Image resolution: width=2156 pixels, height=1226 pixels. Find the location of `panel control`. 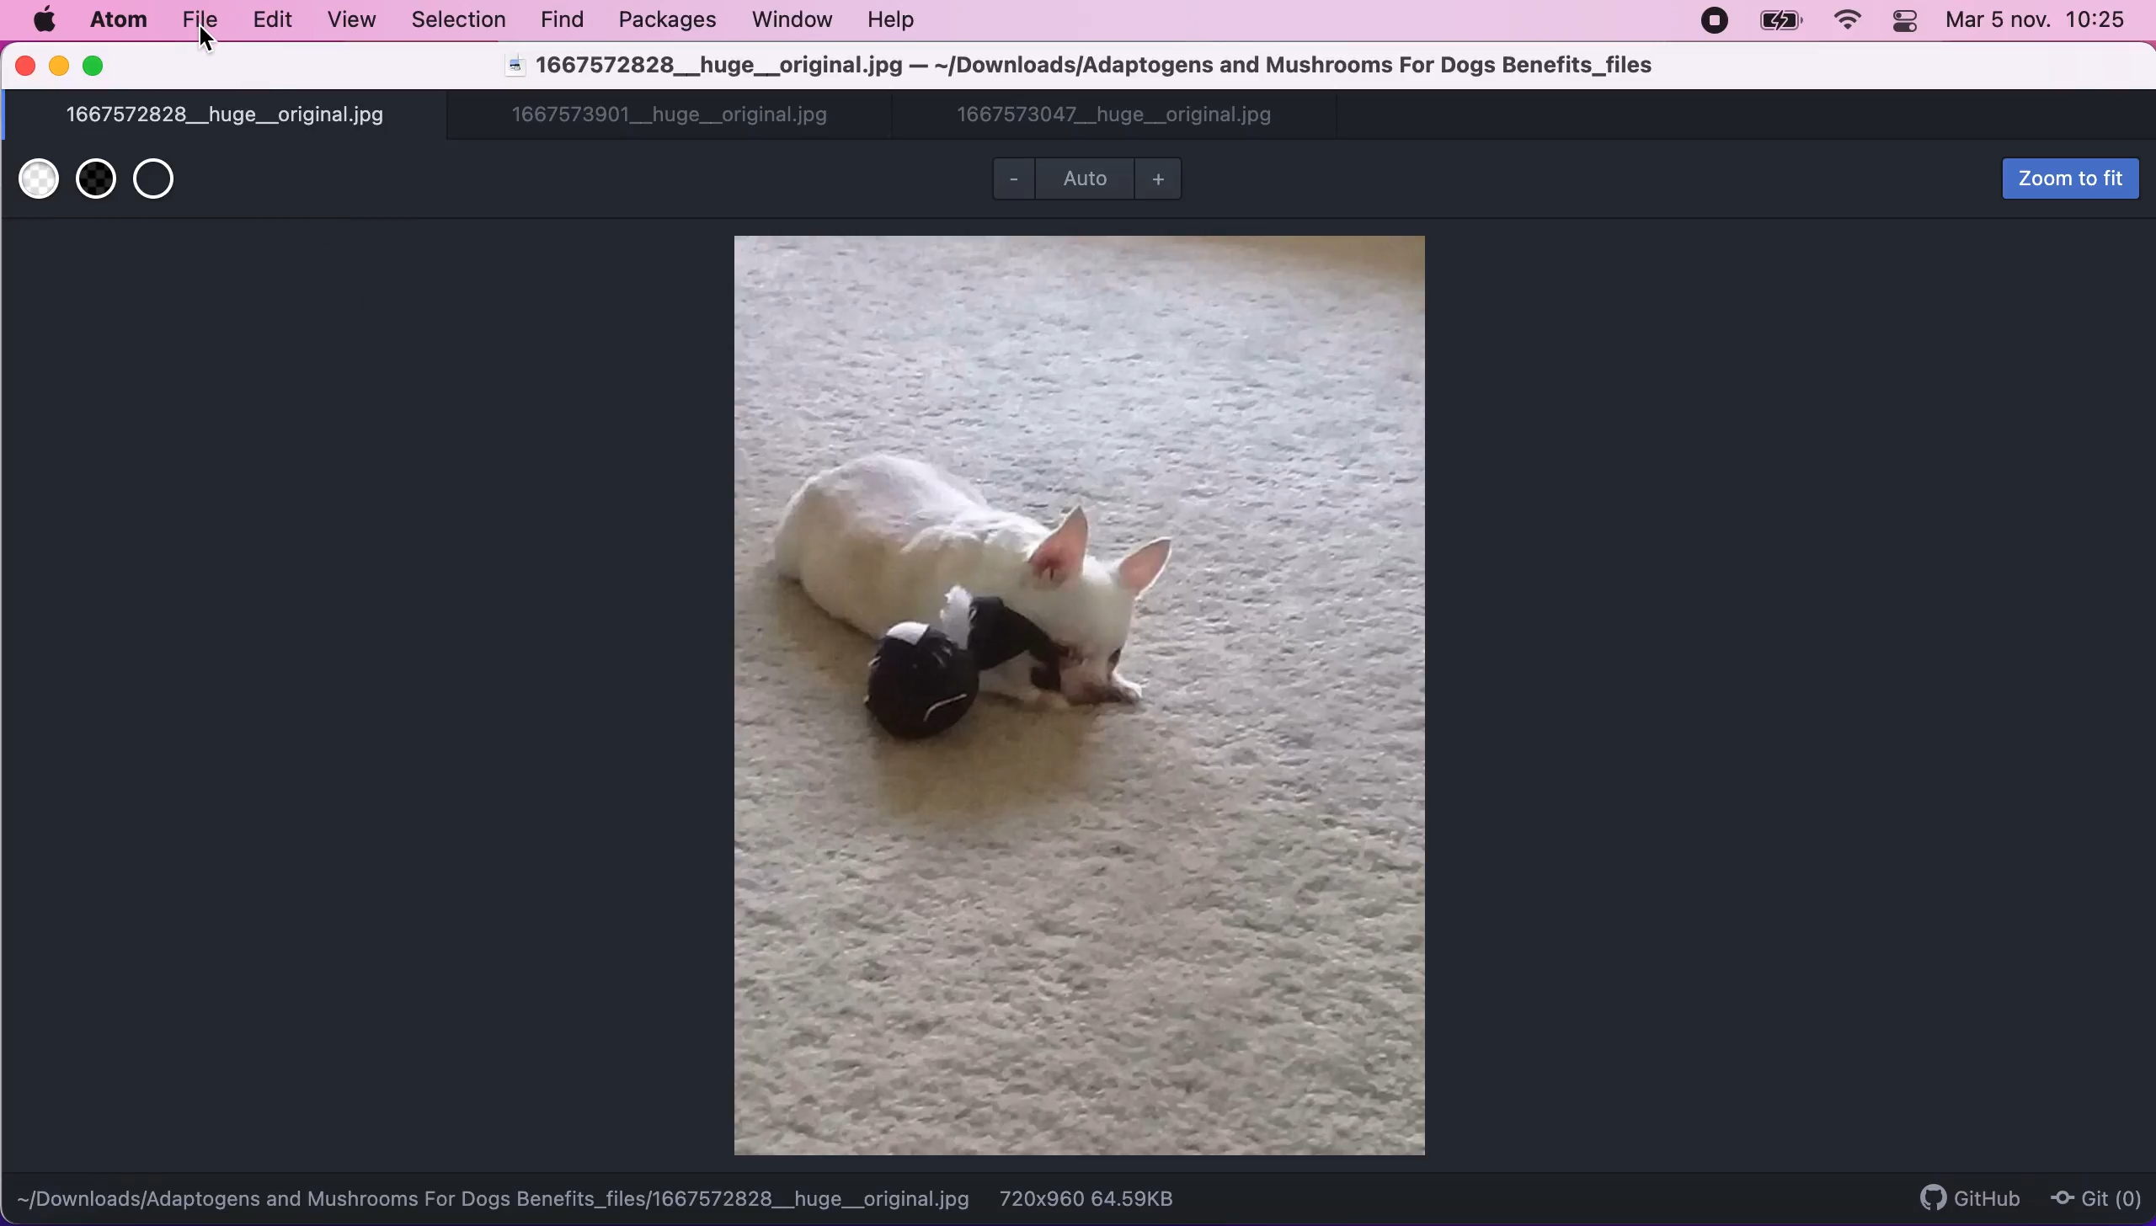

panel control is located at coordinates (1907, 23).